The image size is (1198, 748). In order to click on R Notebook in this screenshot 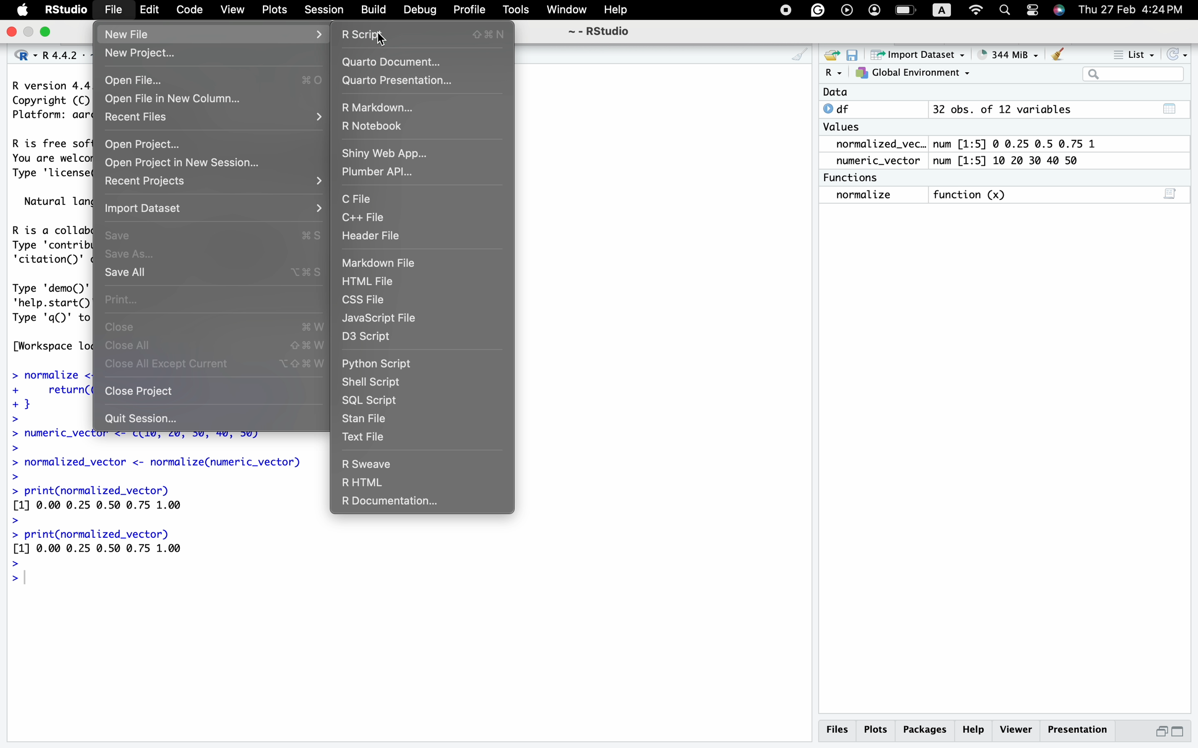, I will do `click(371, 128)`.